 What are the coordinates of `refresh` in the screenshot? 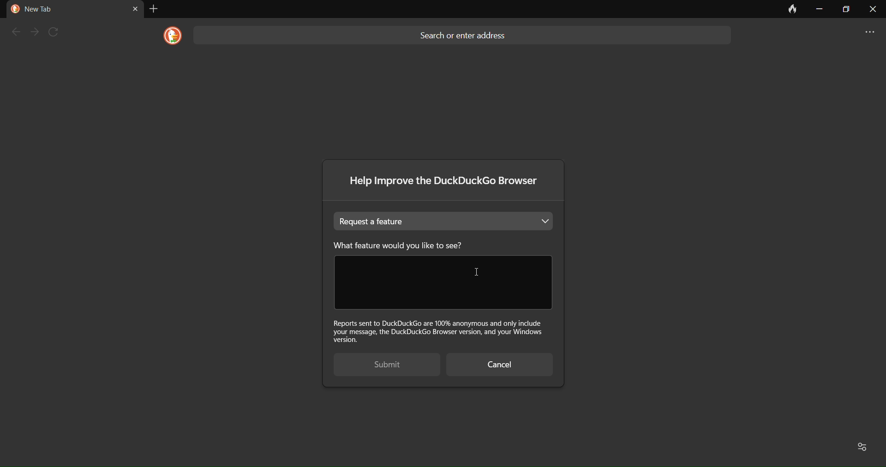 It's located at (57, 32).